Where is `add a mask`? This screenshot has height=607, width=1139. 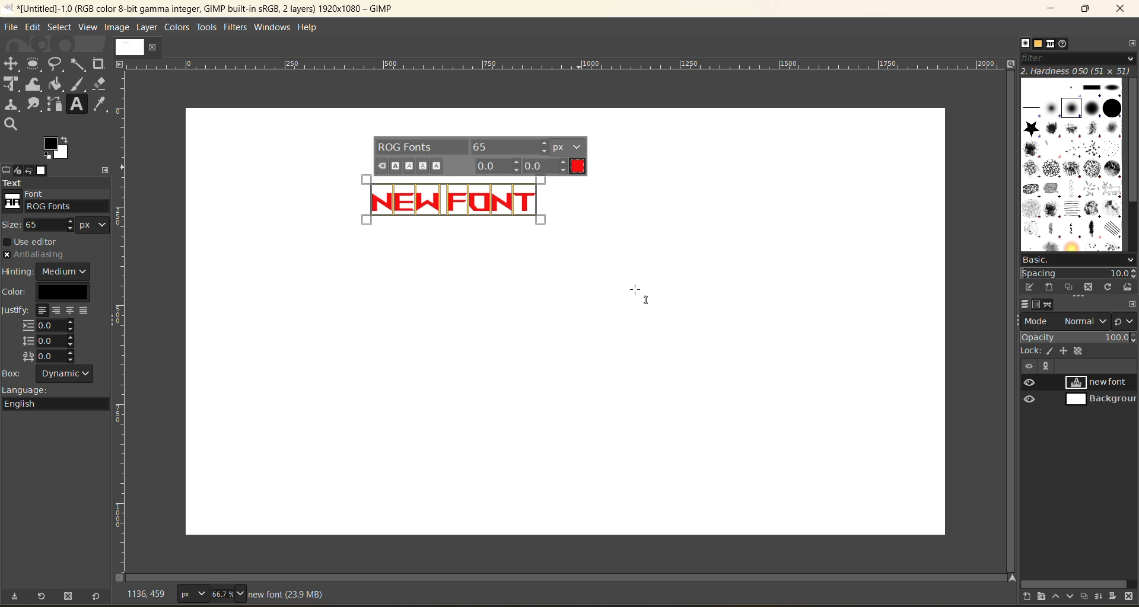 add a mask is located at coordinates (1114, 595).